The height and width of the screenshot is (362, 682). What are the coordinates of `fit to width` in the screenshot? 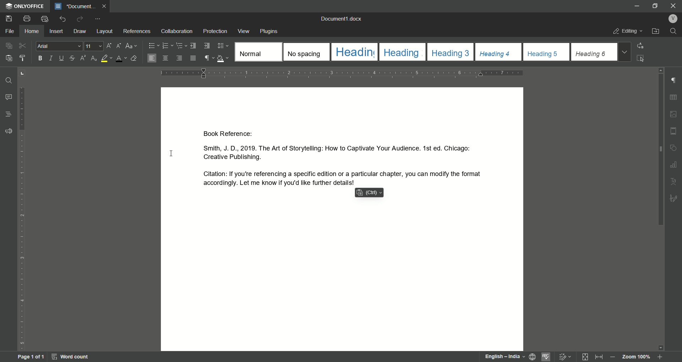 It's located at (598, 357).